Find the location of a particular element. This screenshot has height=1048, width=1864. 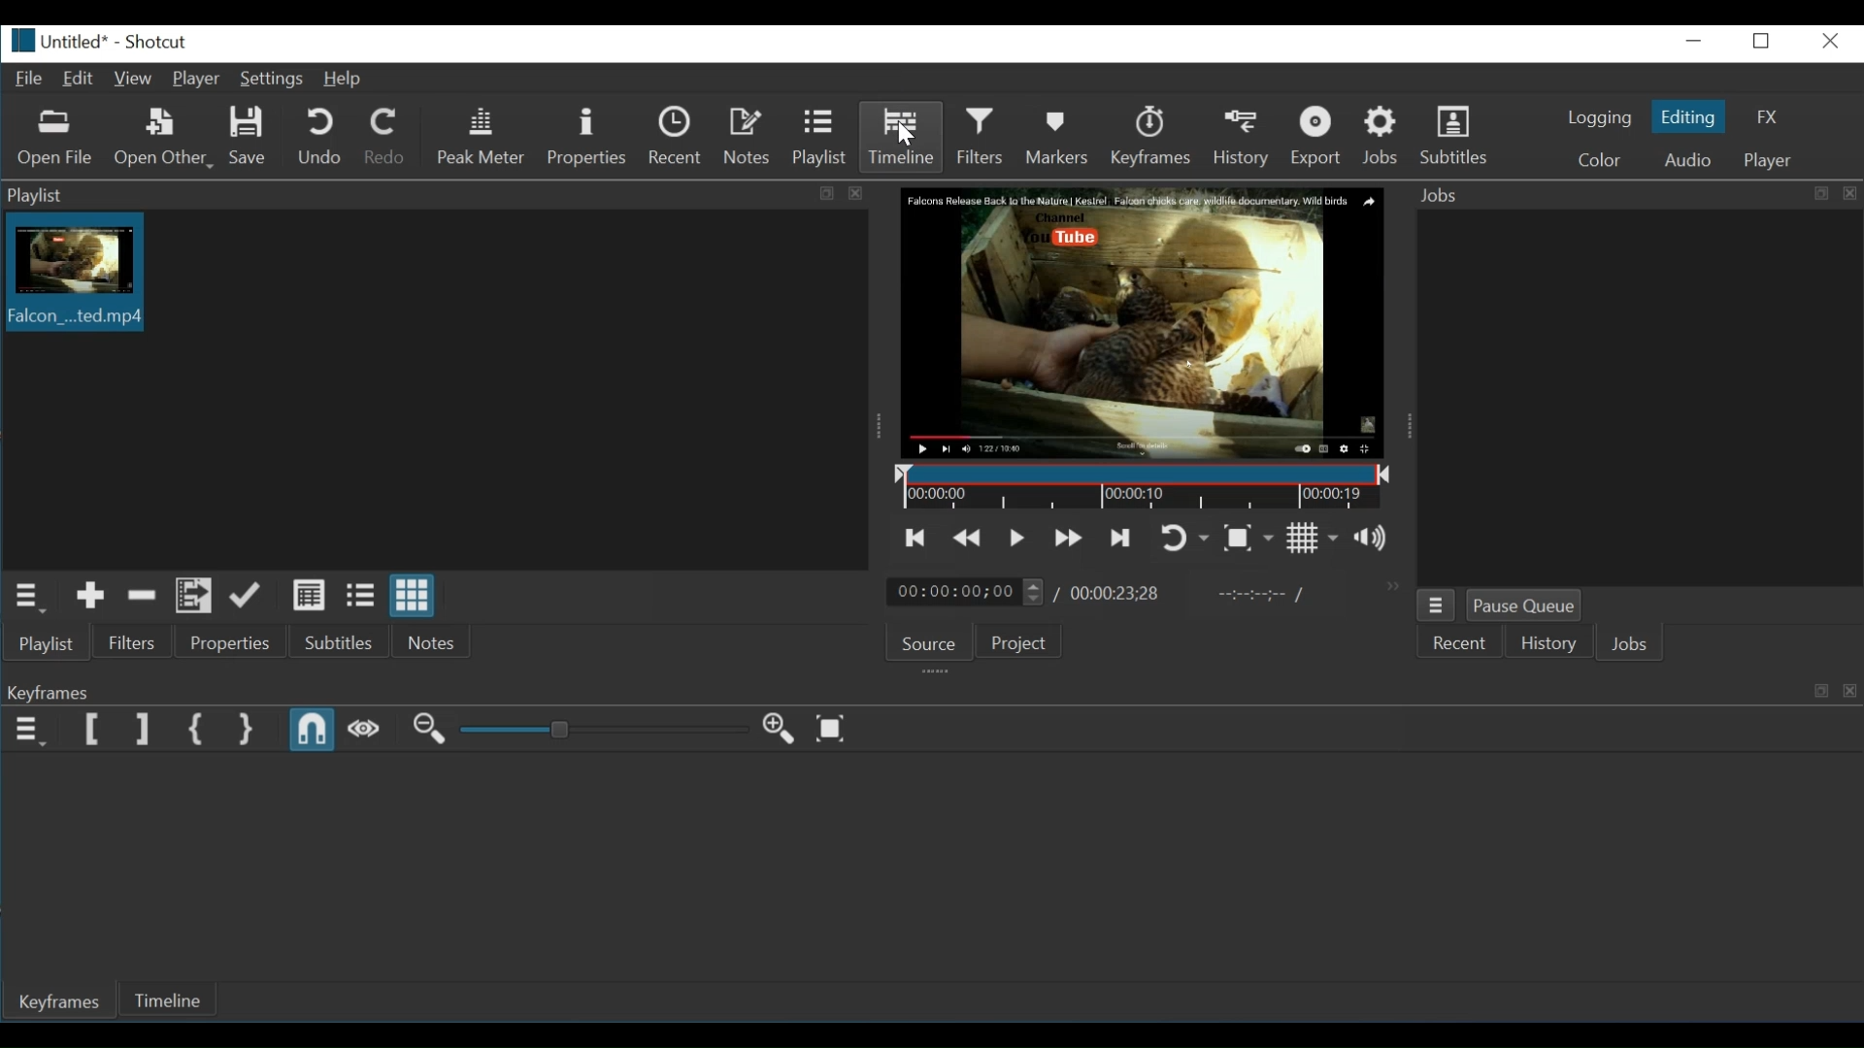

Edit is located at coordinates (79, 80).